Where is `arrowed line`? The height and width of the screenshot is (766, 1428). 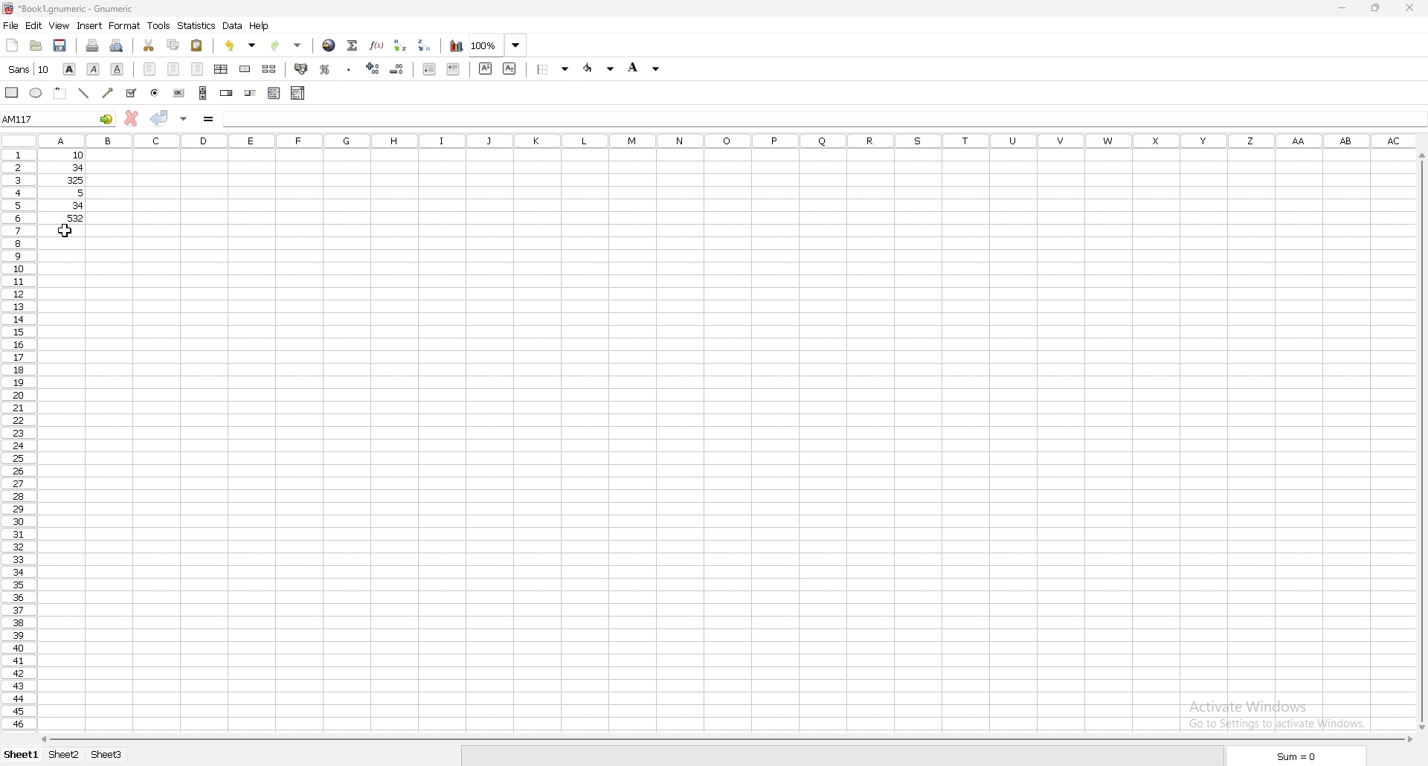
arrowed line is located at coordinates (108, 92).